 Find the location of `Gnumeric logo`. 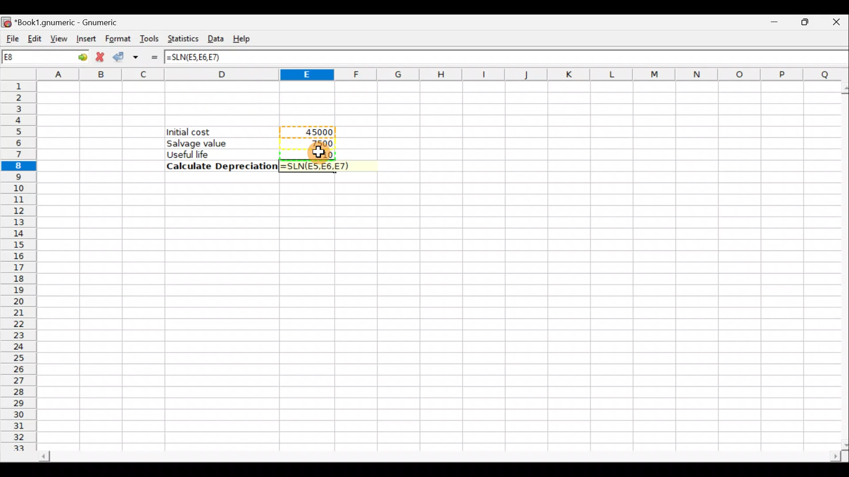

Gnumeric logo is located at coordinates (7, 20).